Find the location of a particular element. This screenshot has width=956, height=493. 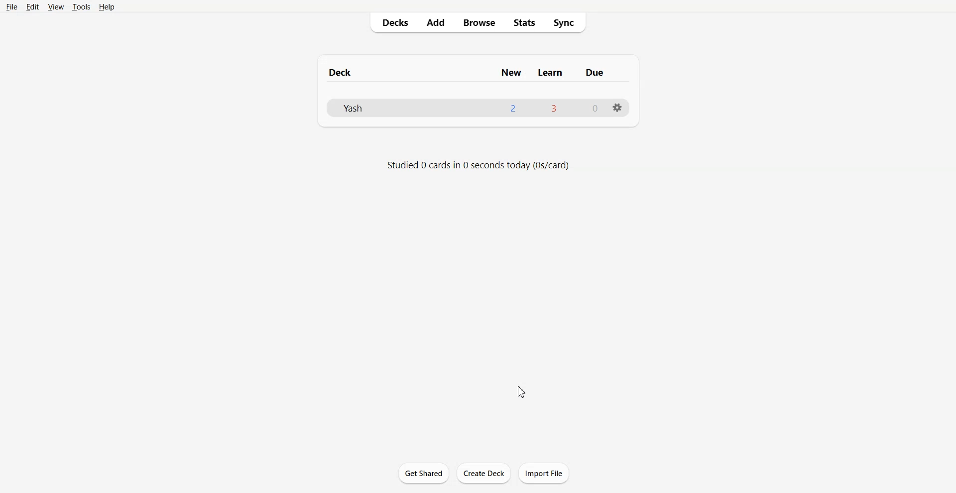

Tools is located at coordinates (81, 7).